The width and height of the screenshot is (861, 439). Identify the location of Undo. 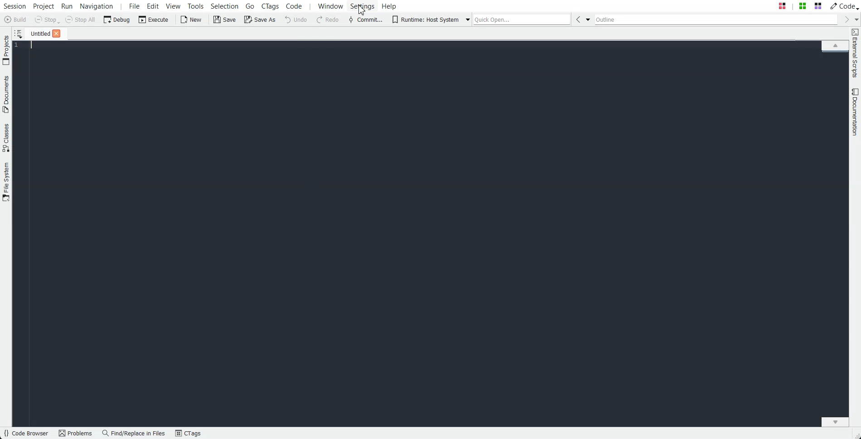
(296, 19).